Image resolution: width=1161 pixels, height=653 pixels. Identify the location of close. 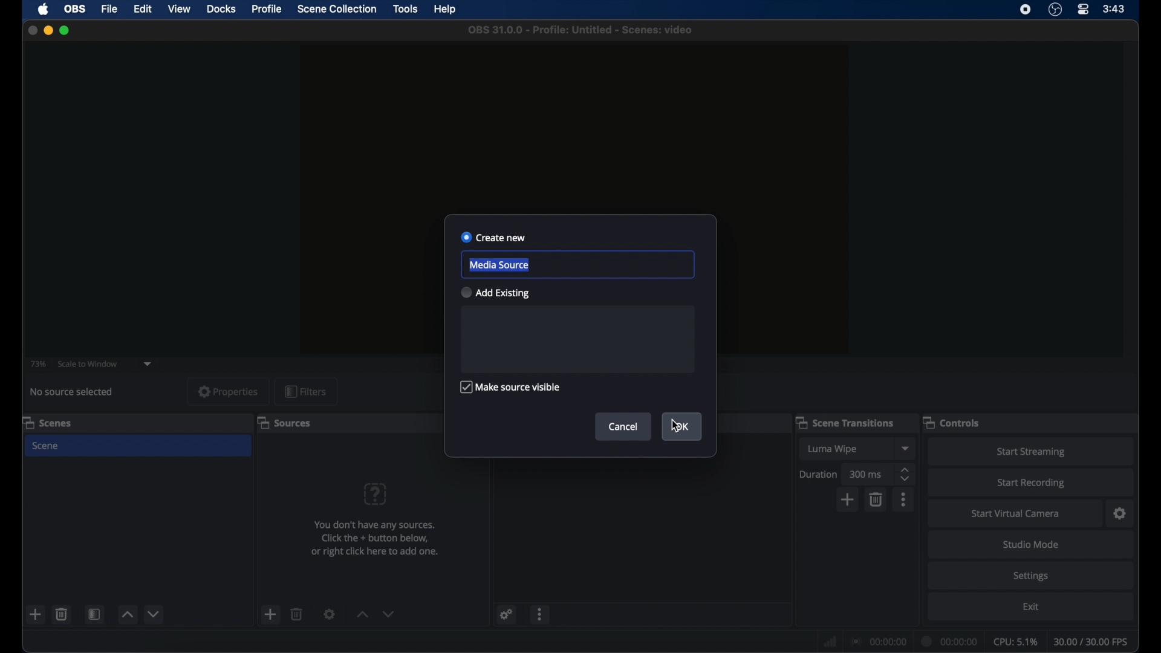
(33, 30).